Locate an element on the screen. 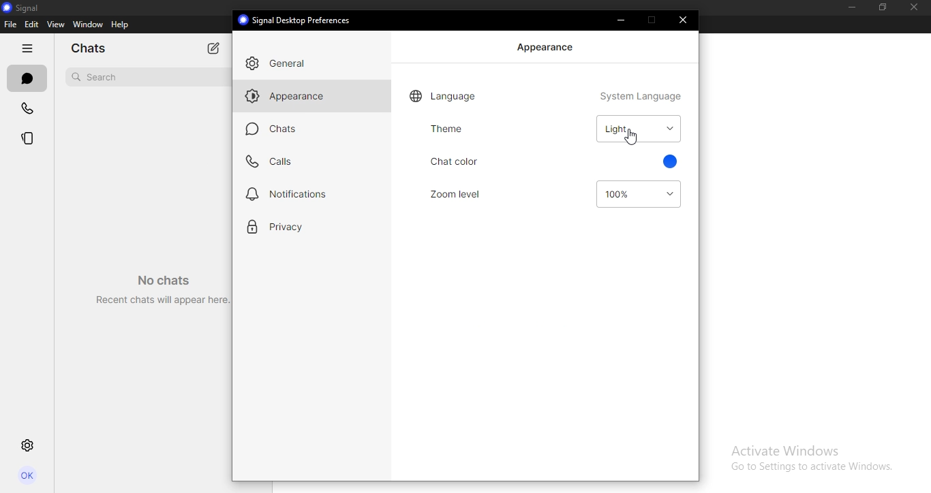 This screenshot has width=931, height=493. blue is located at coordinates (668, 161).